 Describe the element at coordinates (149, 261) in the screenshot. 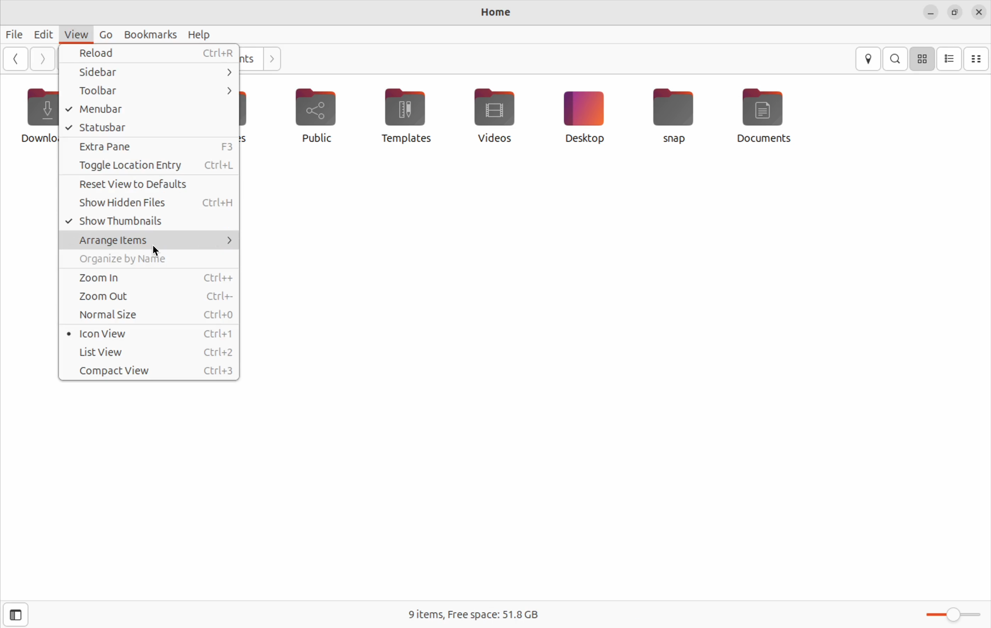

I see `organize names` at that location.